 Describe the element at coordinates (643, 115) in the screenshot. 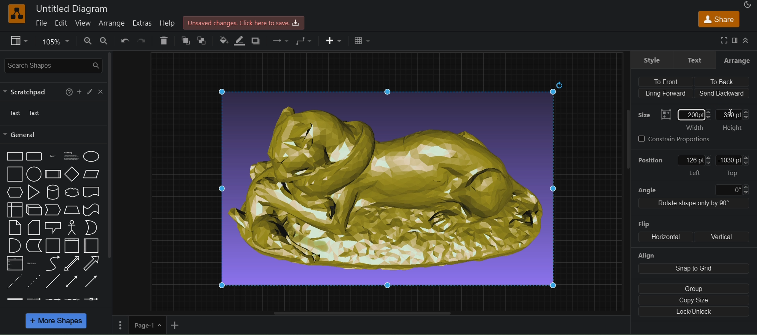

I see `Size` at that location.